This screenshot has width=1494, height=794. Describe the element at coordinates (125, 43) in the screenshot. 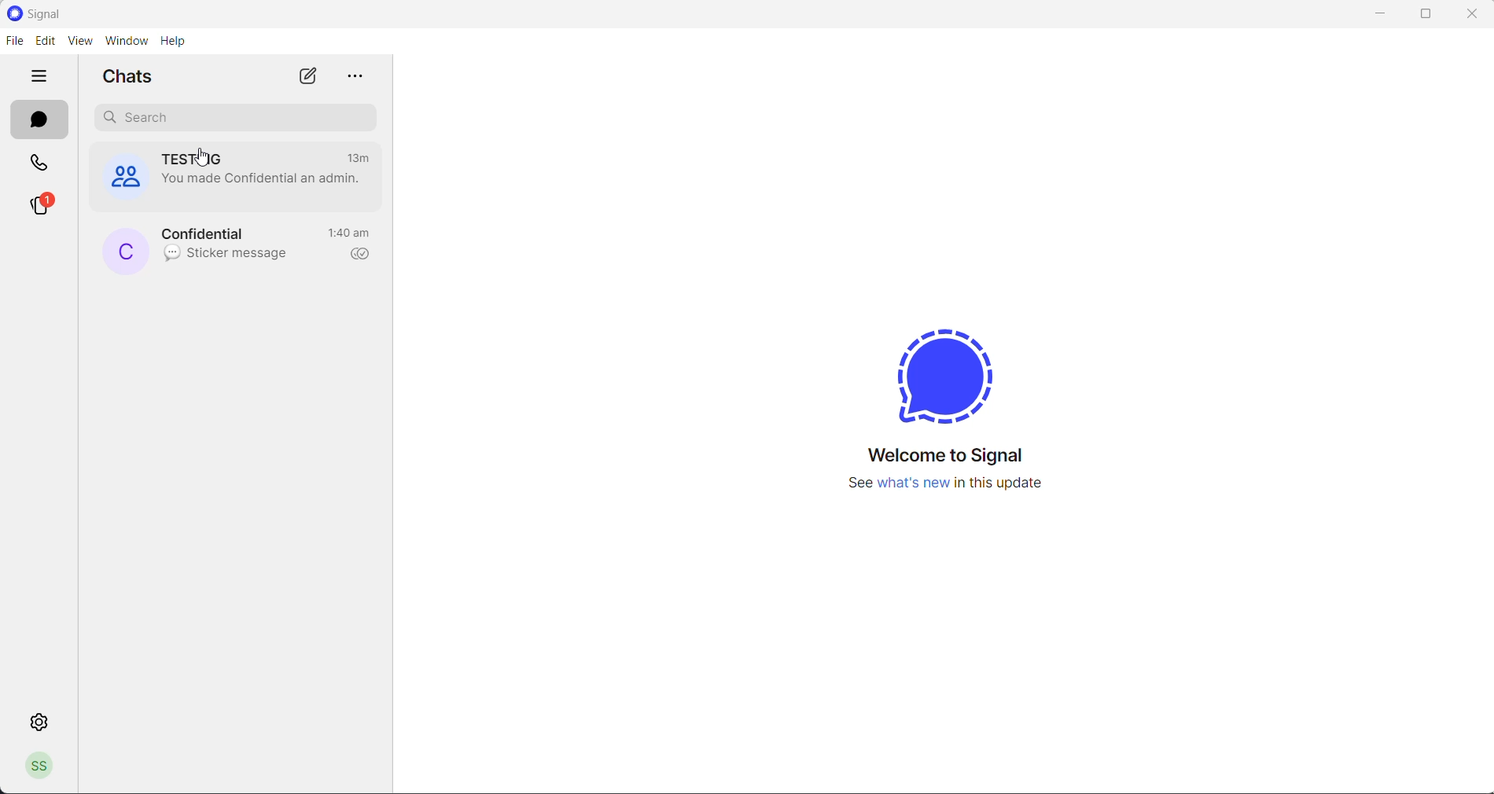

I see `window` at that location.